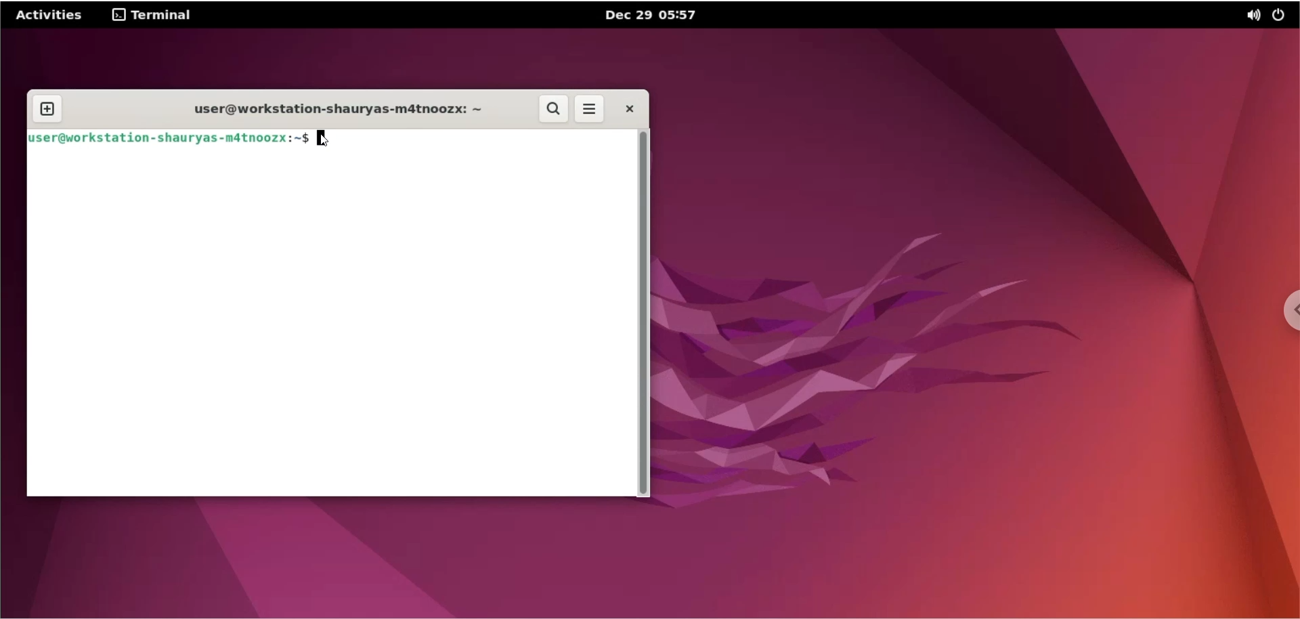  Describe the element at coordinates (1283, 14) in the screenshot. I see `power option` at that location.